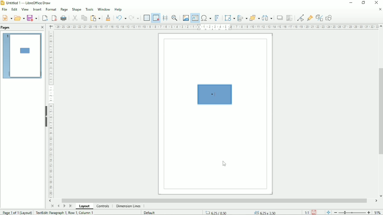 The width and height of the screenshot is (383, 215). I want to click on Page 1 of 1, so click(17, 212).